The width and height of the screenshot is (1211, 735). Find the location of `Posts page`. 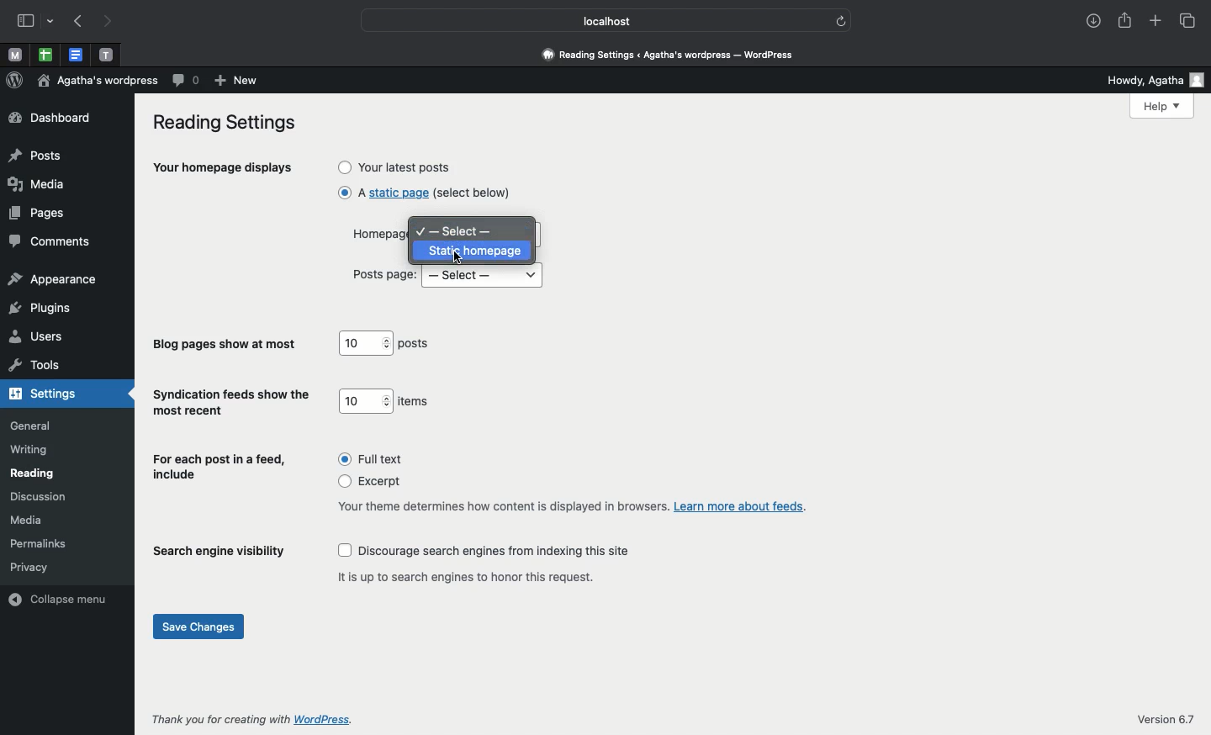

Posts page is located at coordinates (385, 275).